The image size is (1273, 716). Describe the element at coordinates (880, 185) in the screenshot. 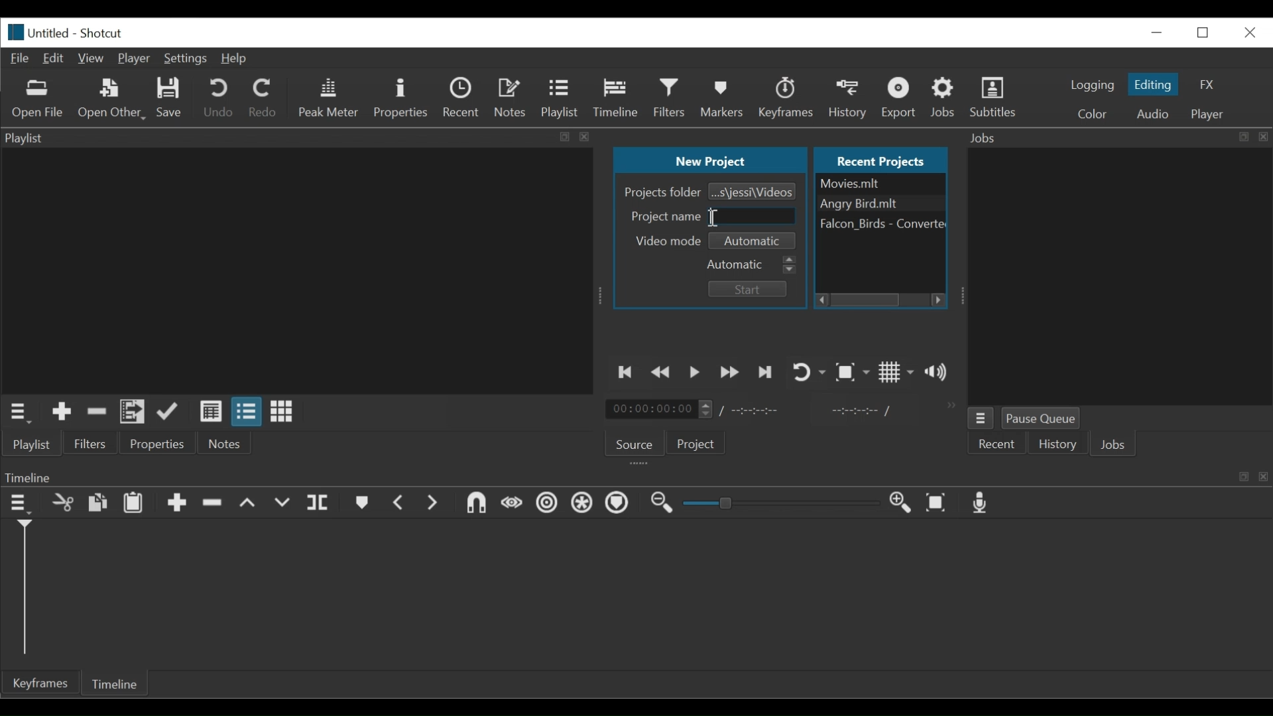

I see `File Nmae` at that location.